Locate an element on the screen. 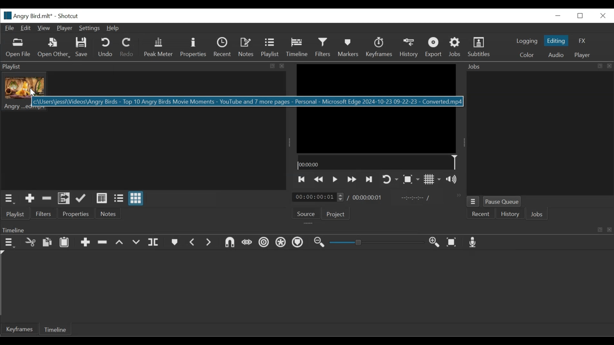 The width and height of the screenshot is (614, 345). Recent is located at coordinates (223, 48).